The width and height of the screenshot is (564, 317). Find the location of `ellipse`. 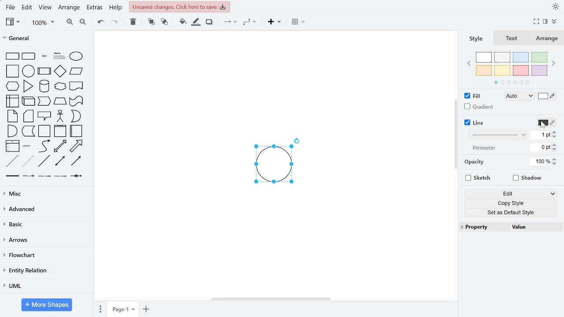

ellipse is located at coordinates (77, 56).